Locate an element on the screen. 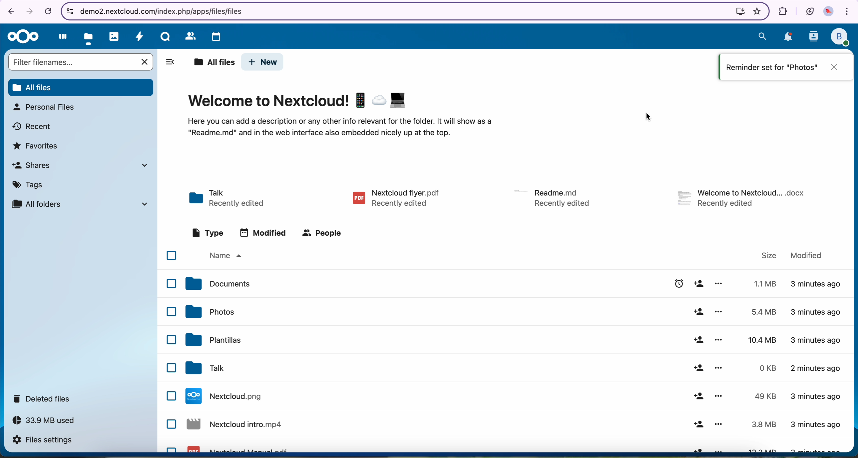  modified is located at coordinates (263, 232).